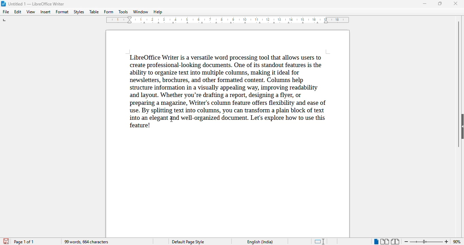  What do you see at coordinates (109, 12) in the screenshot?
I see `form` at bounding box center [109, 12].